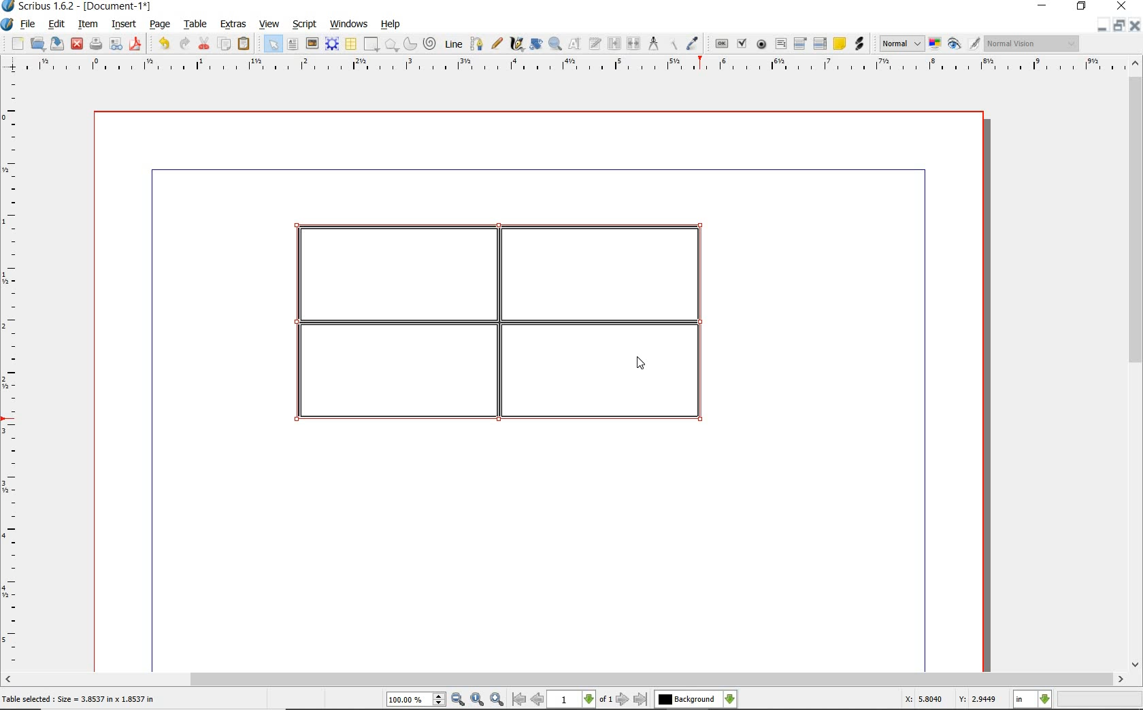 This screenshot has width=1143, height=710. I want to click on scrollbar, so click(1135, 365).